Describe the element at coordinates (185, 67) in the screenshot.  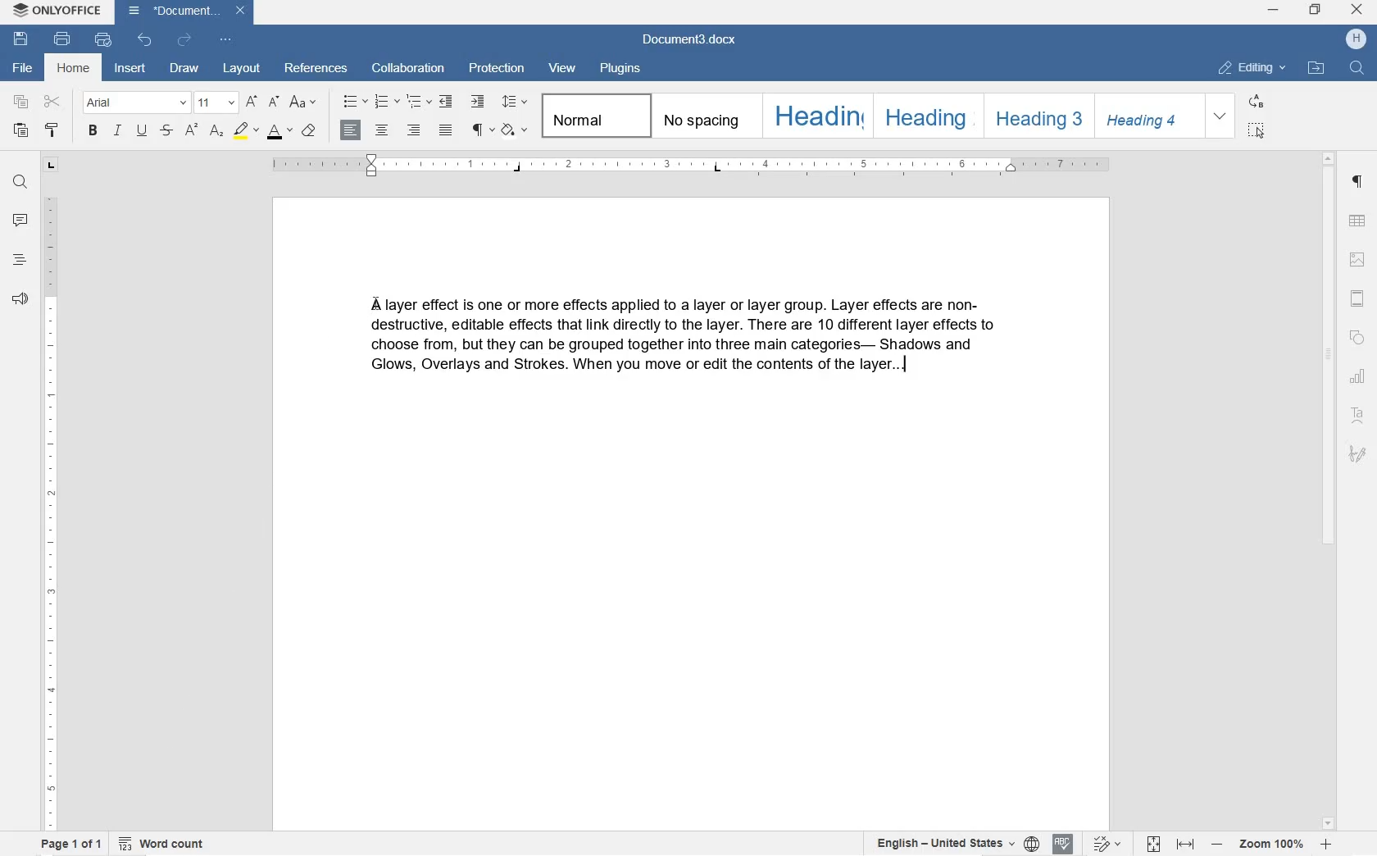
I see `DRAW` at that location.